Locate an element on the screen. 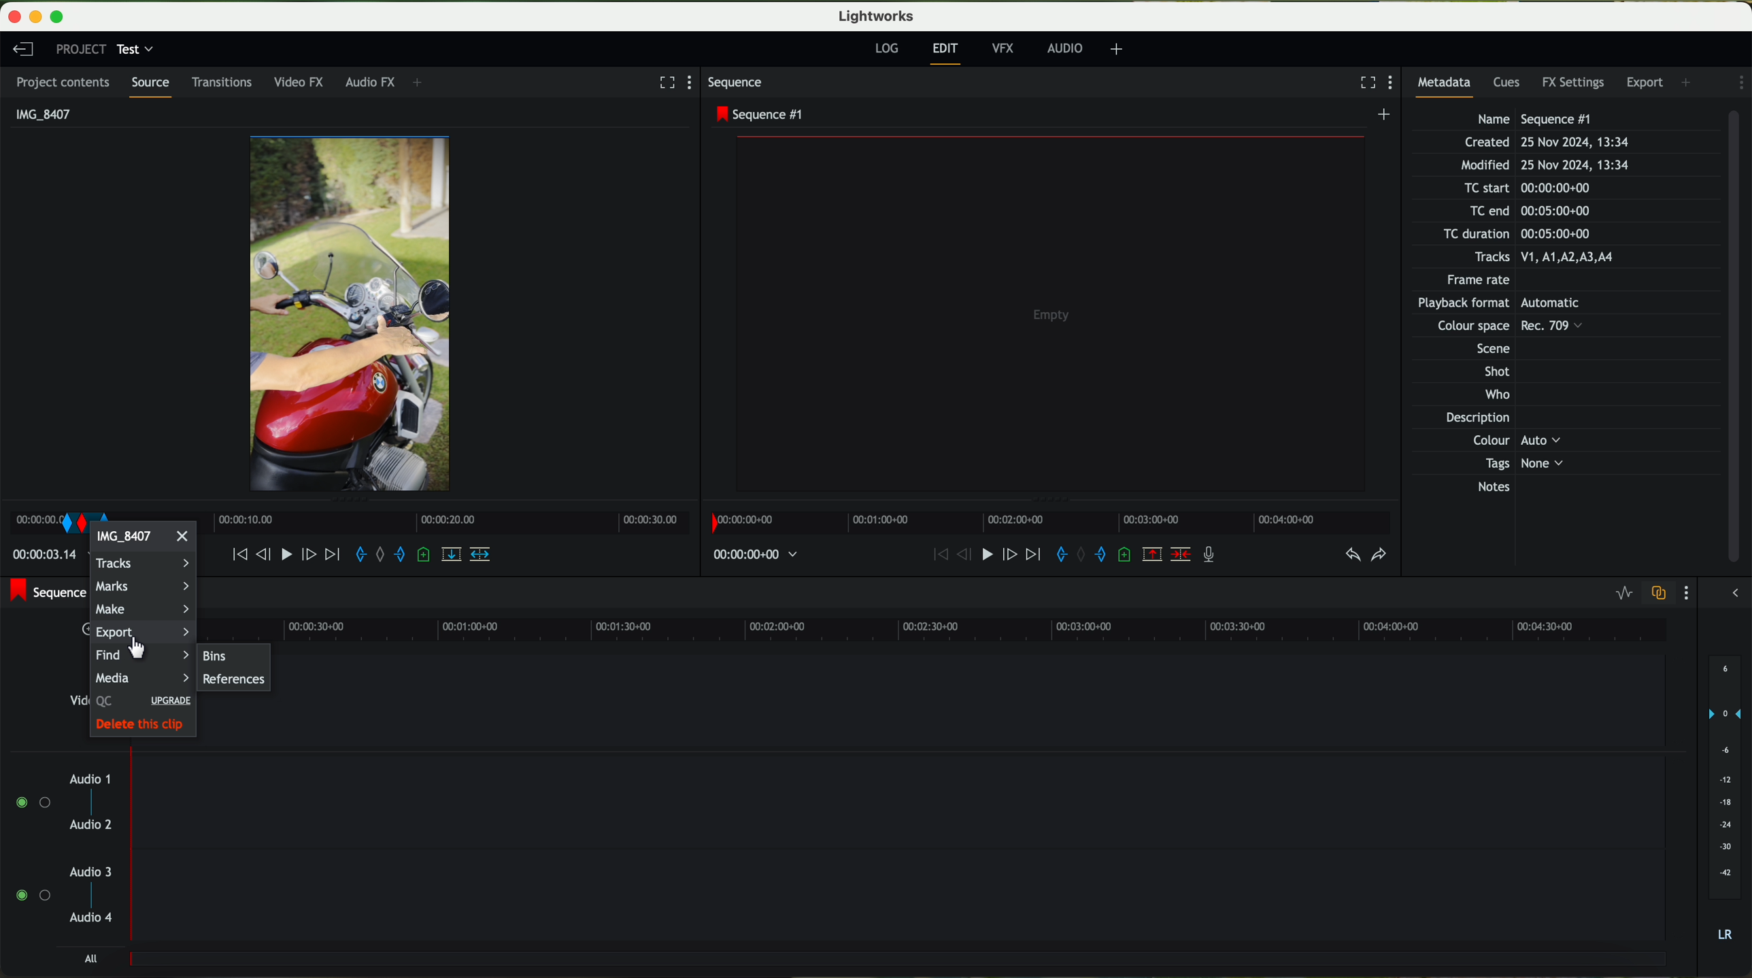 This screenshot has width=1752, height=978. TC end is located at coordinates (1548, 212).